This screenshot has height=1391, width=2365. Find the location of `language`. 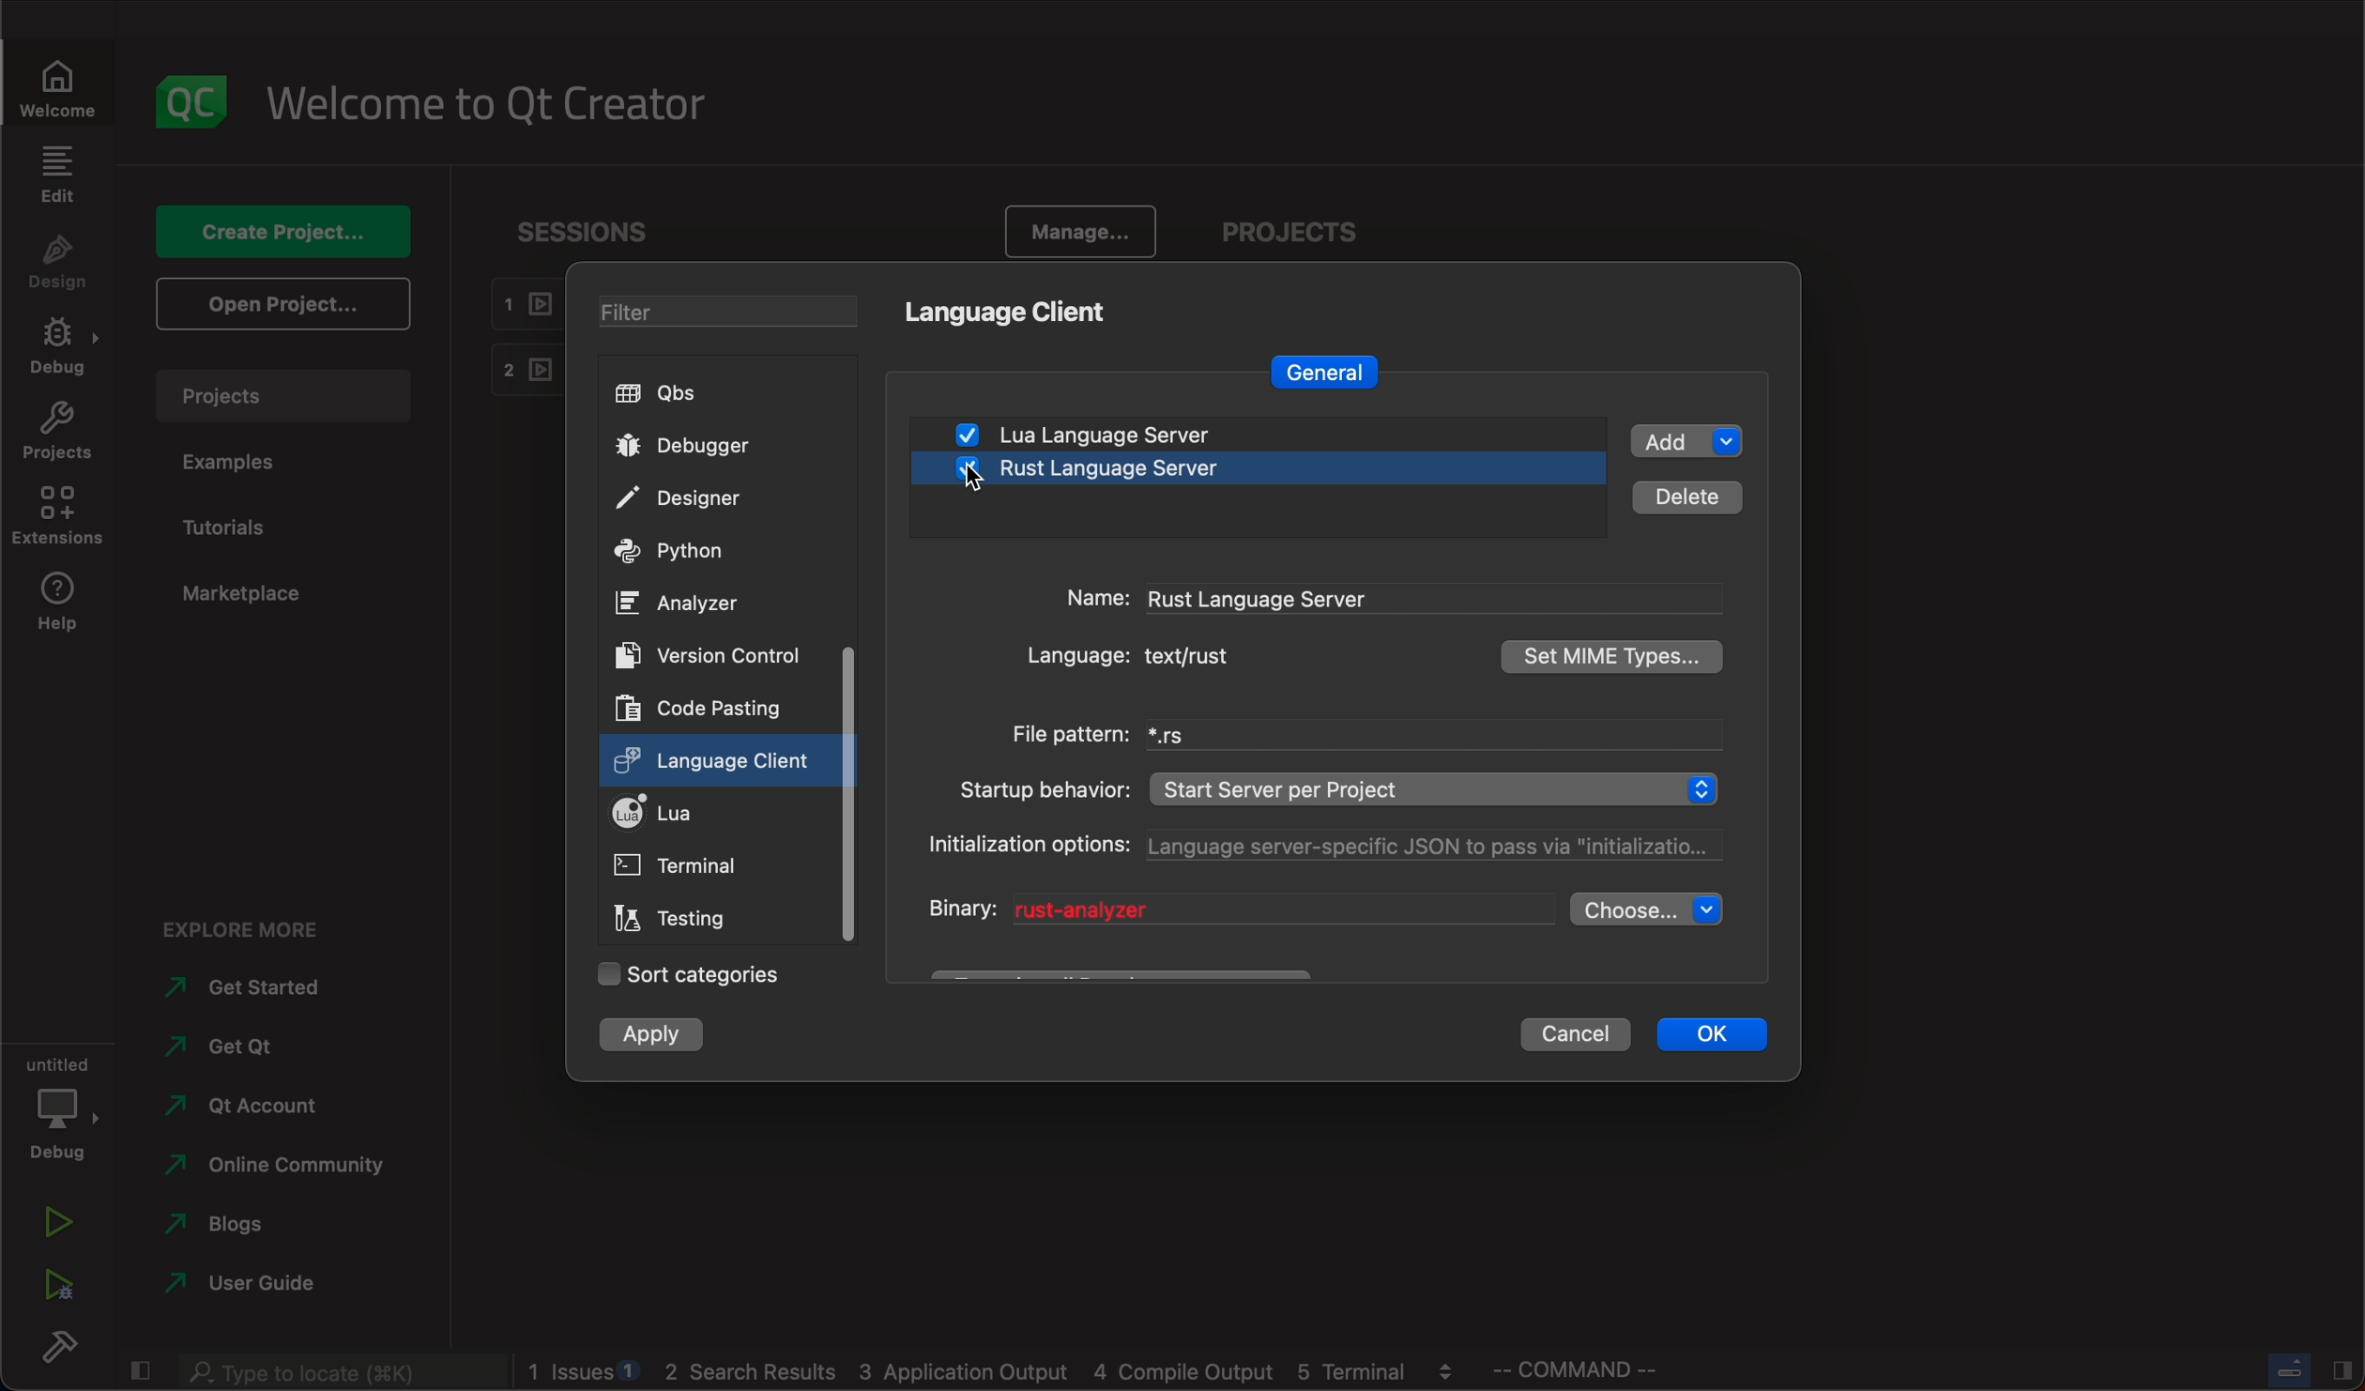

language is located at coordinates (1162, 662).